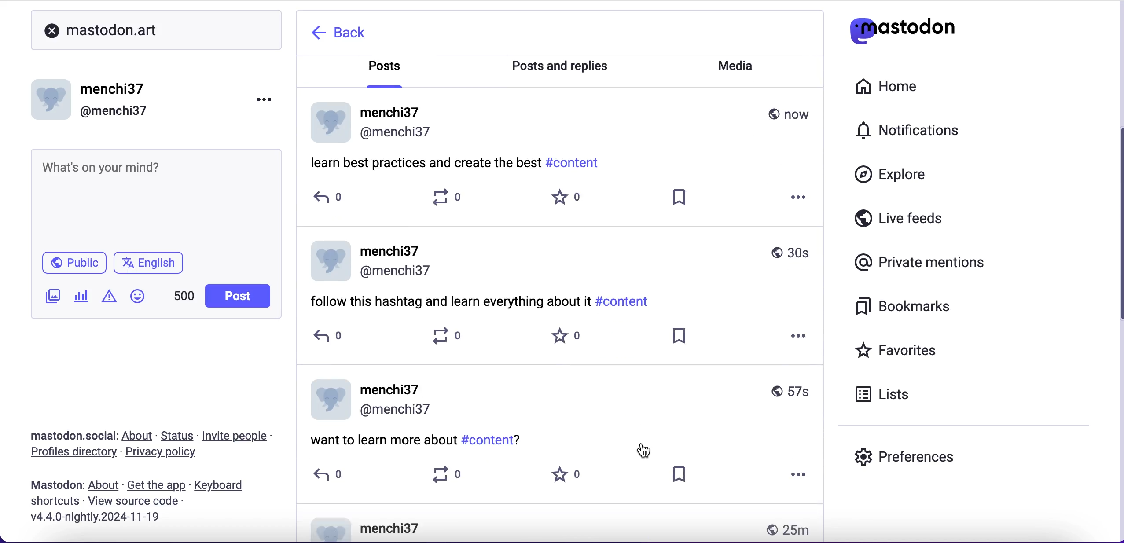 The width and height of the screenshot is (1124, 543). I want to click on private mentions, so click(916, 263).